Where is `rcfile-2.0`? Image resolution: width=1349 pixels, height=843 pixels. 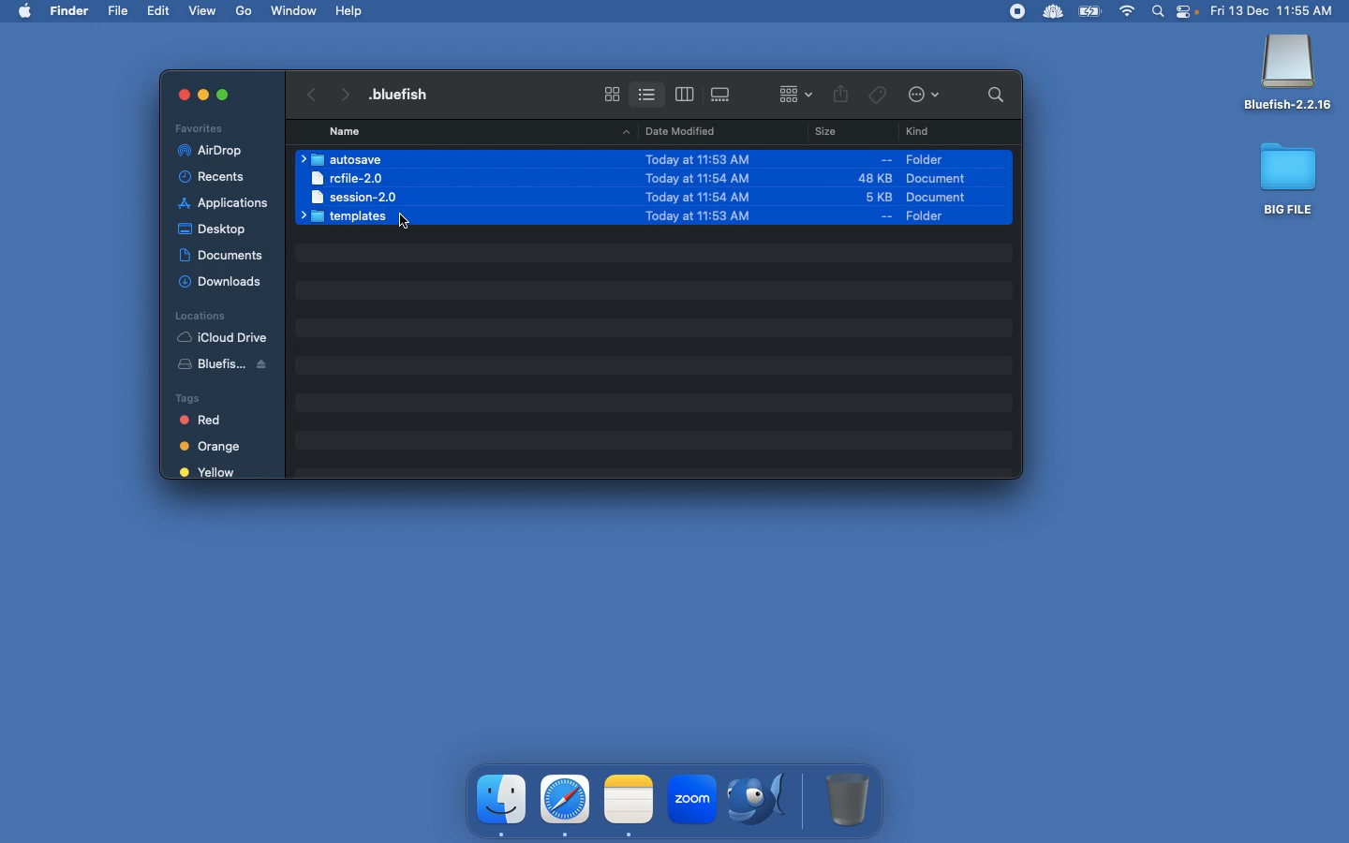 rcfile-2.0 is located at coordinates (349, 177).